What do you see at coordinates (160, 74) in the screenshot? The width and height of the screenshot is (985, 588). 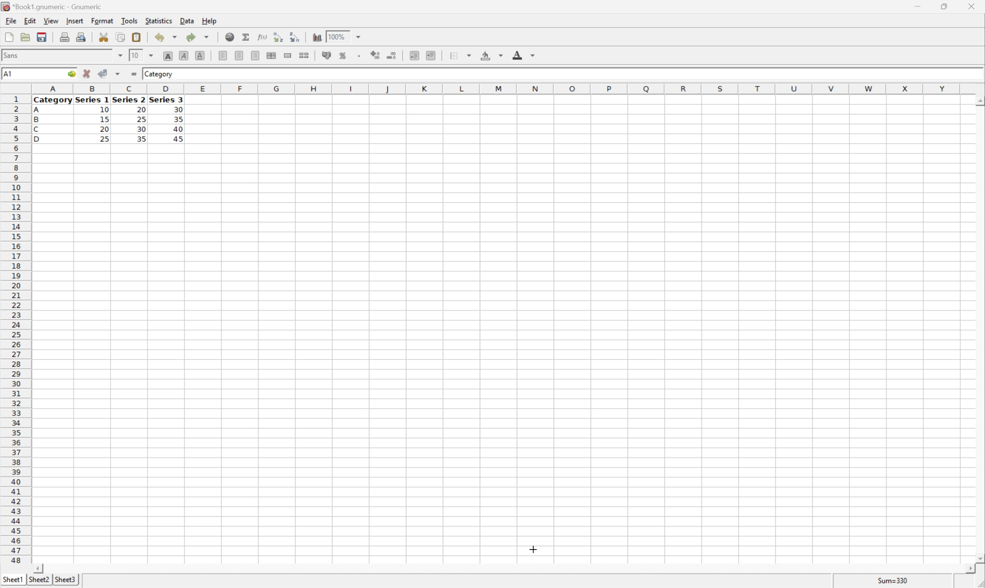 I see `Category` at bounding box center [160, 74].